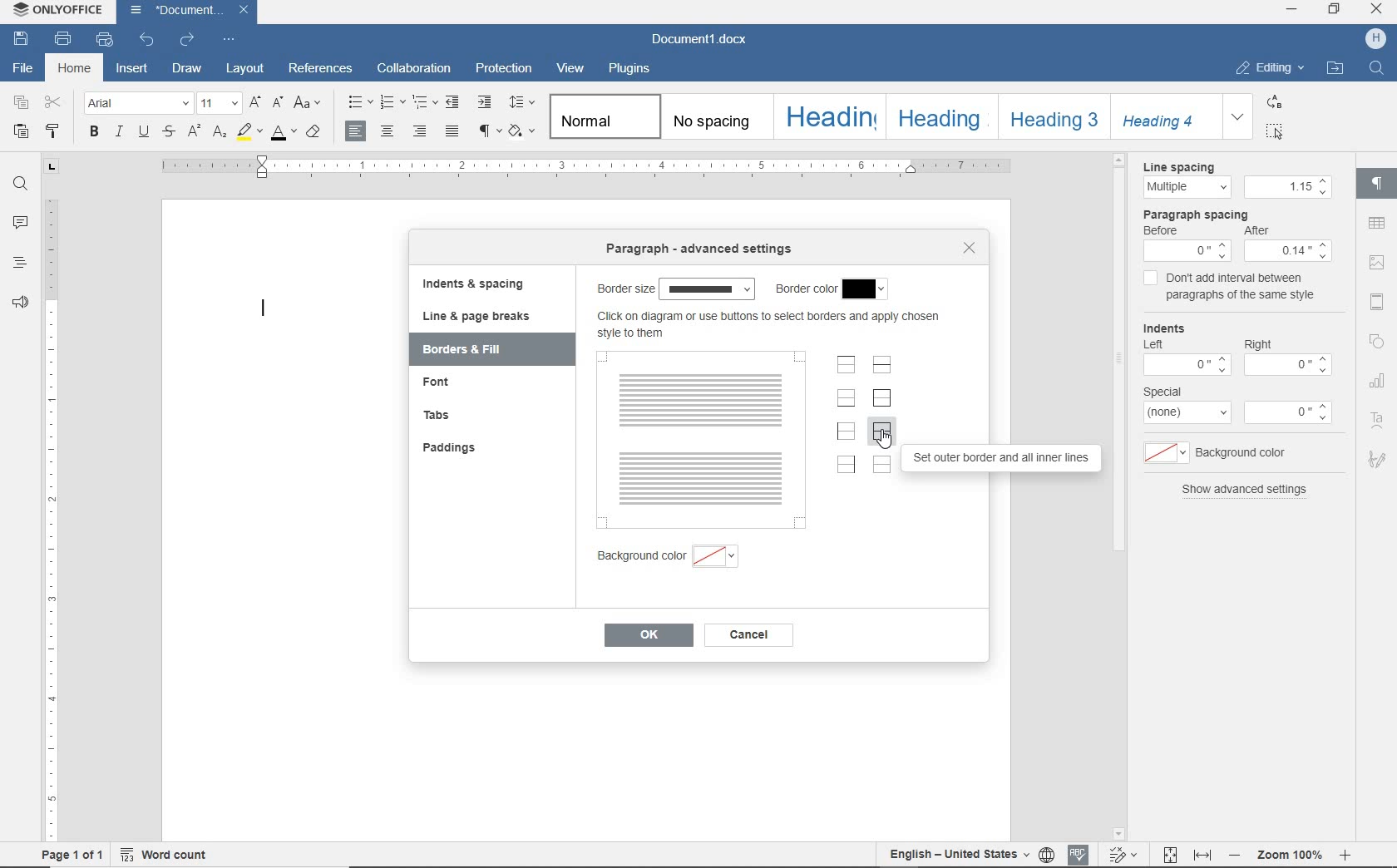 Image resolution: width=1397 pixels, height=868 pixels. I want to click on normal, so click(605, 117).